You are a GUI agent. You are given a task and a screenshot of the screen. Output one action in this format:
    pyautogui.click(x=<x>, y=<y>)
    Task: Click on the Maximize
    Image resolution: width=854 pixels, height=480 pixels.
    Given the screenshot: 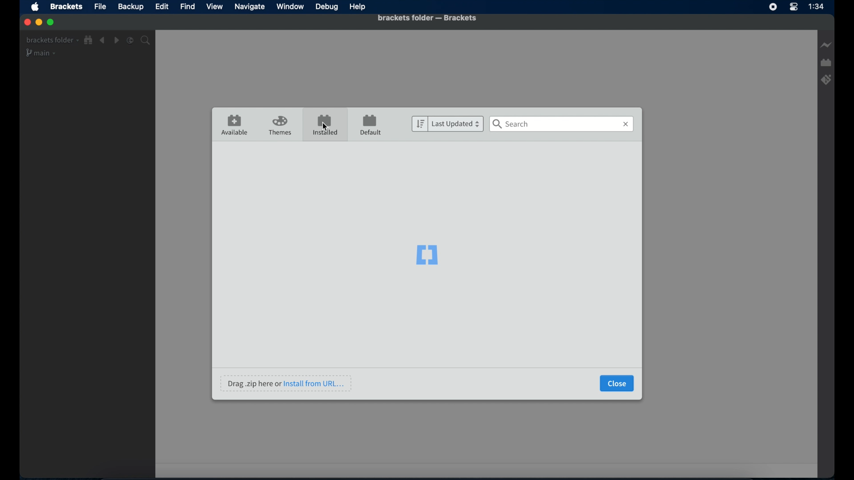 What is the action you would take?
    pyautogui.click(x=51, y=22)
    